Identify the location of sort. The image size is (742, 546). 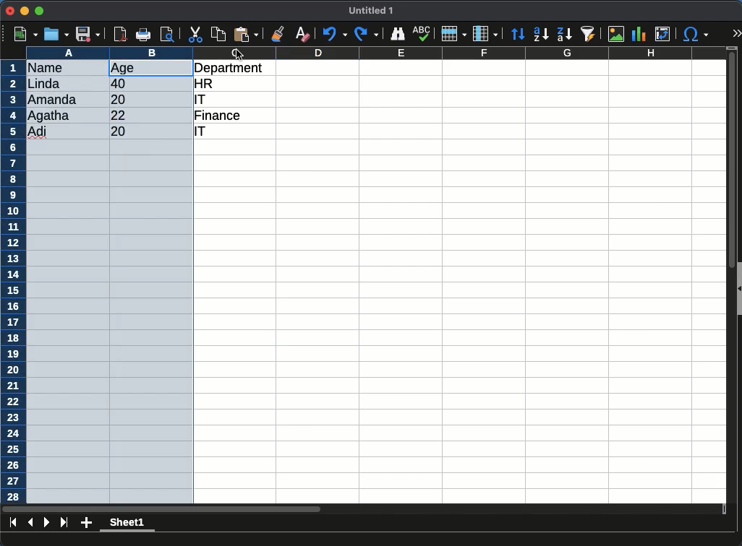
(519, 34).